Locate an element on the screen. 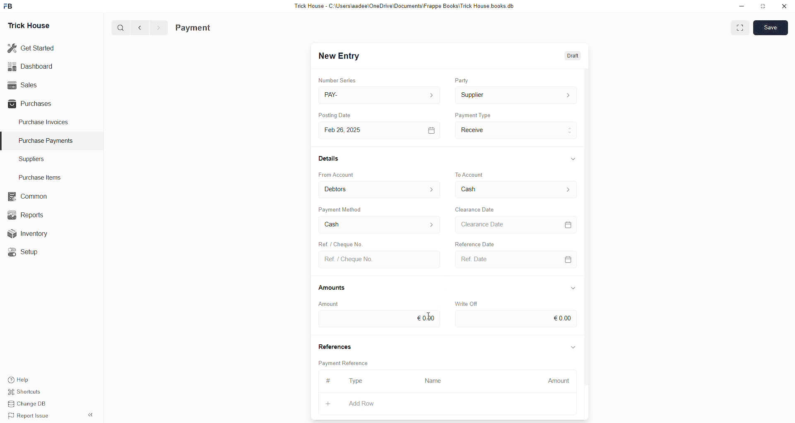 The image size is (795, 423). frappebooks logo is located at coordinates (9, 5).